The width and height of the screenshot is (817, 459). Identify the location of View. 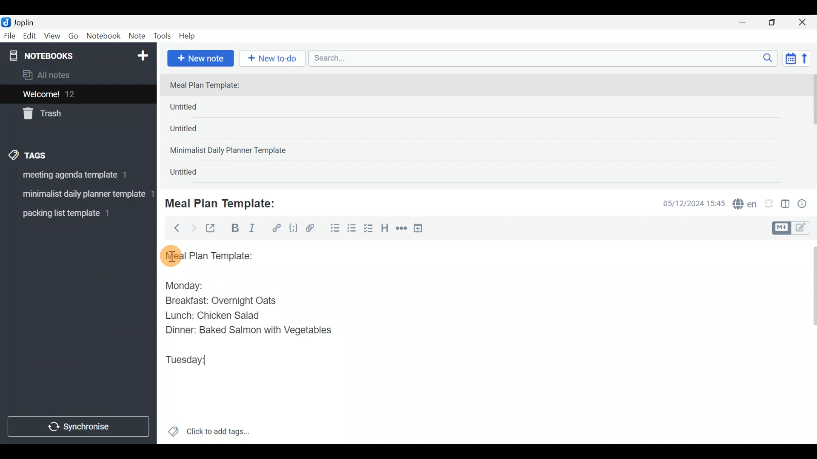
(52, 37).